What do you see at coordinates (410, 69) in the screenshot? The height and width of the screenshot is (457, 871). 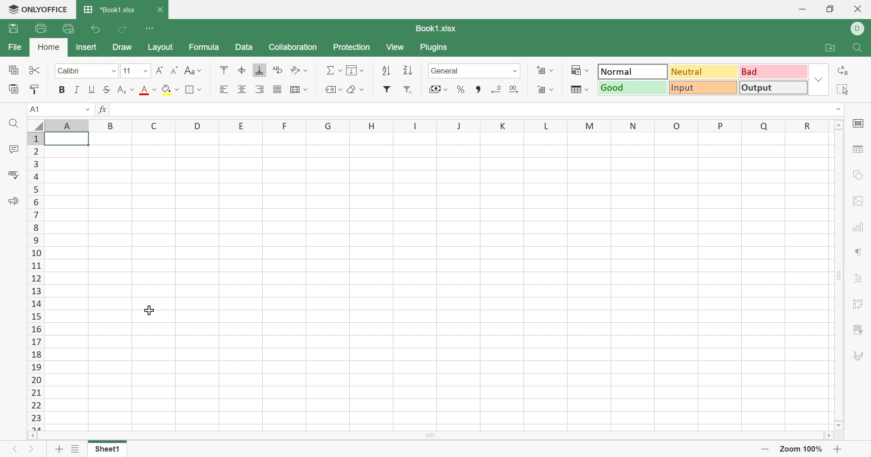 I see `Descending order` at bounding box center [410, 69].